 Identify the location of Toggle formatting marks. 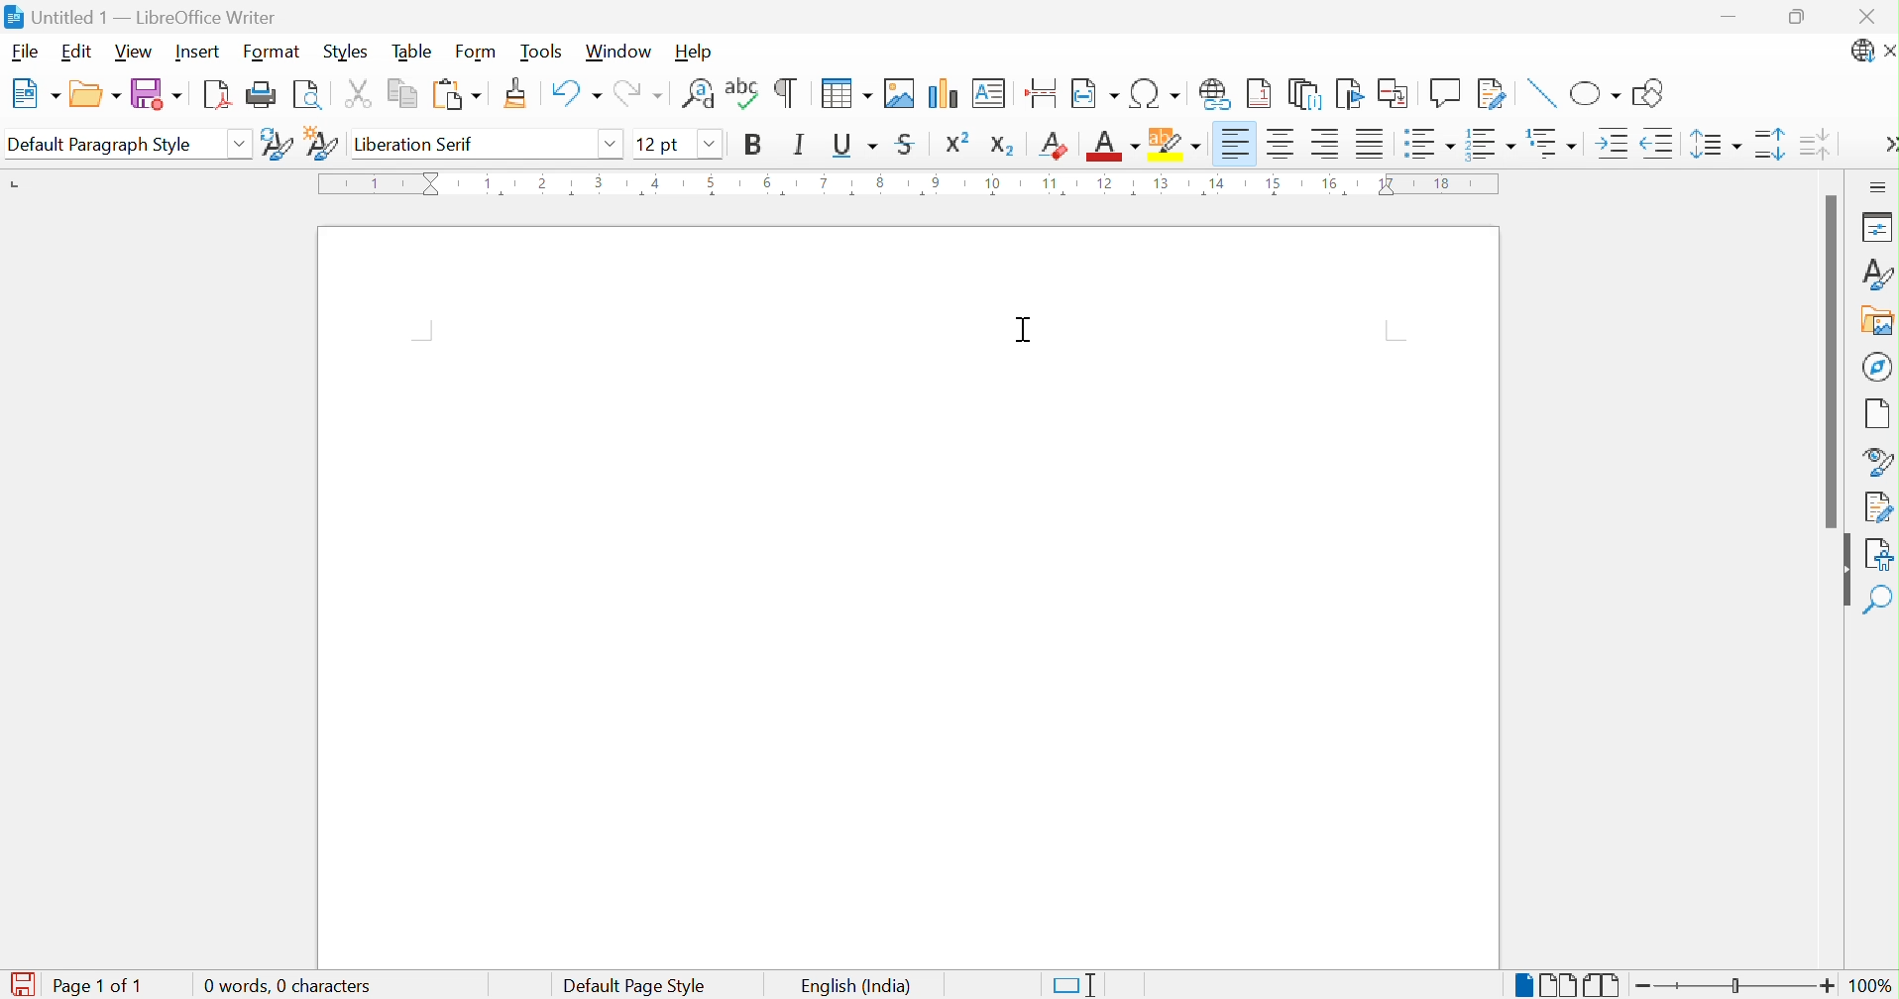
(786, 92).